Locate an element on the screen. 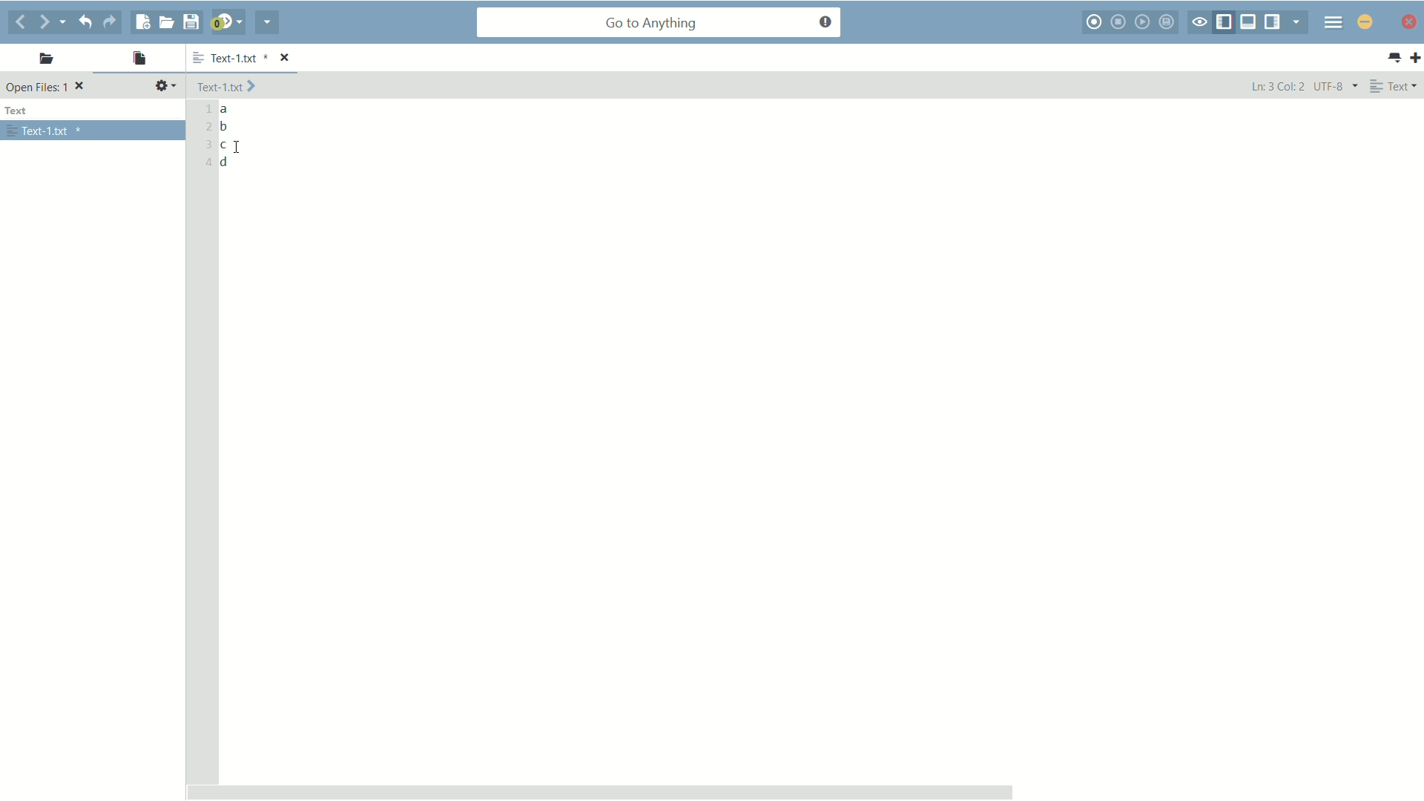  close app is located at coordinates (1364, 21).